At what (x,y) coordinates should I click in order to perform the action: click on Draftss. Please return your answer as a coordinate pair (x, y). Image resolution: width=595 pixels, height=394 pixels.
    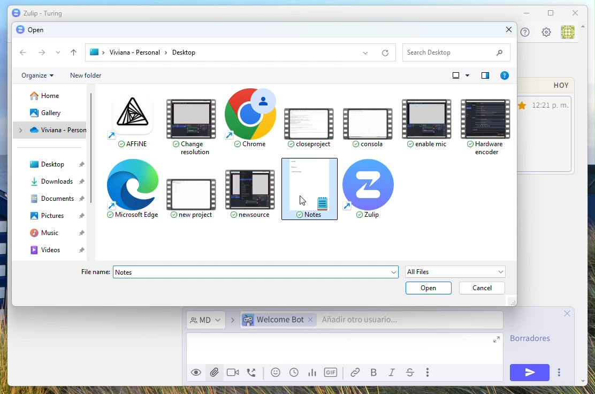
    Looking at the image, I should click on (533, 340).